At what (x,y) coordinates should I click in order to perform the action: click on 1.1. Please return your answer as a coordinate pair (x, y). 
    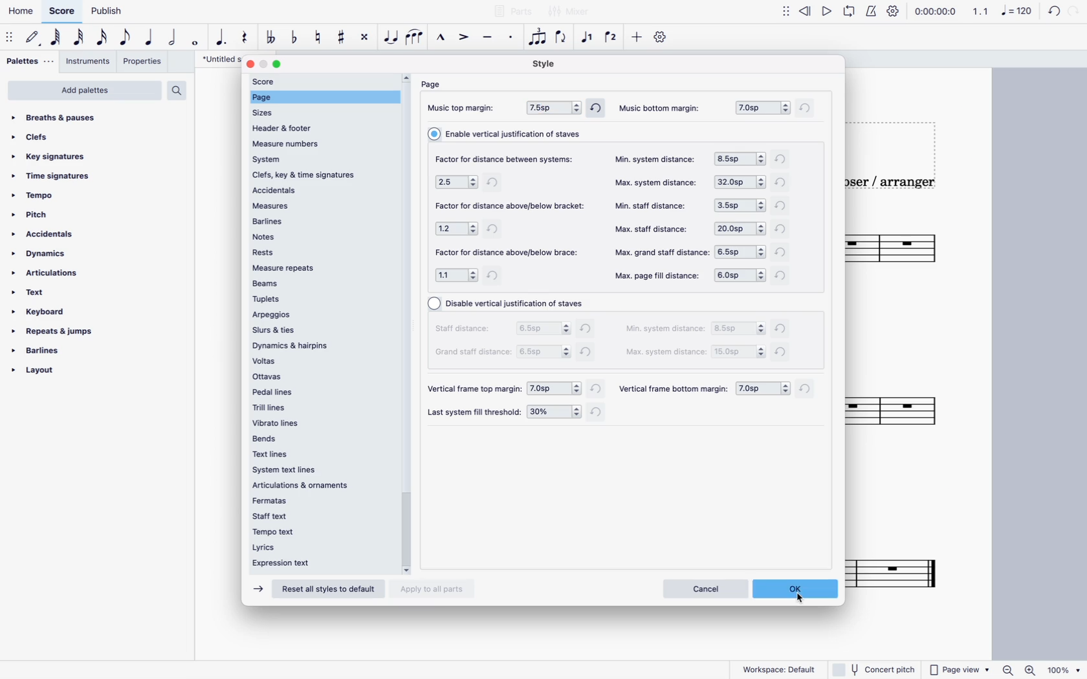
    Looking at the image, I should click on (981, 12).